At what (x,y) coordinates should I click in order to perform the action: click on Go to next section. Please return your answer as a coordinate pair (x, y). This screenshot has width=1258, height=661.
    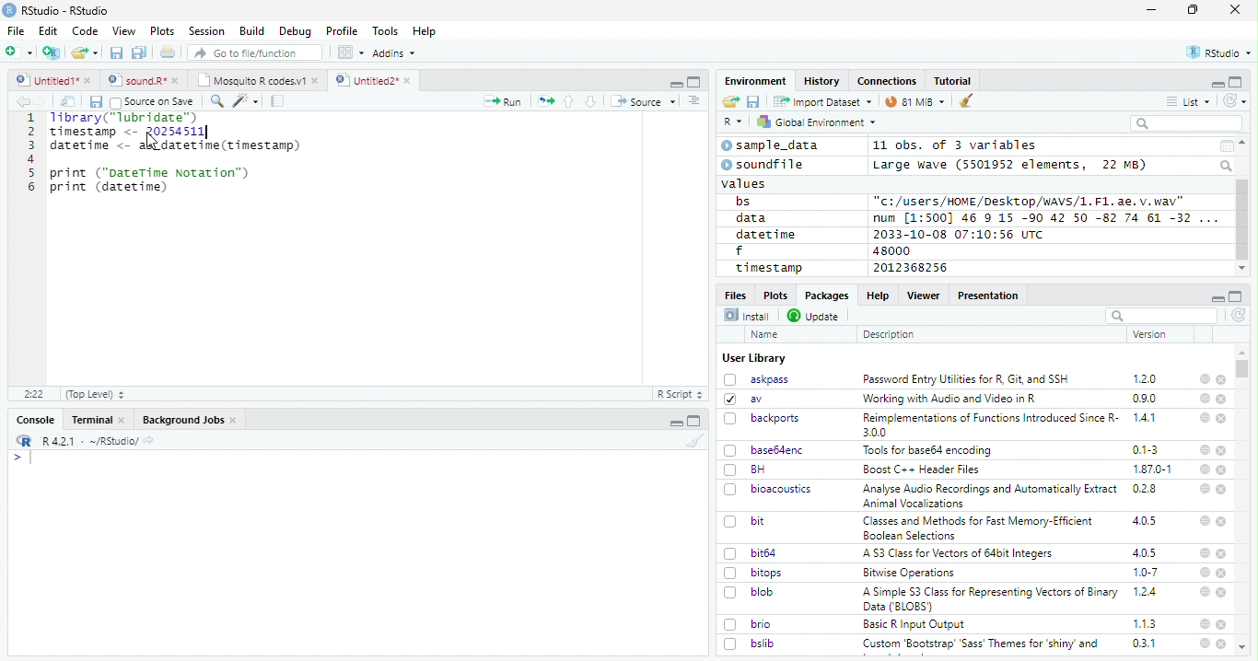
    Looking at the image, I should click on (593, 101).